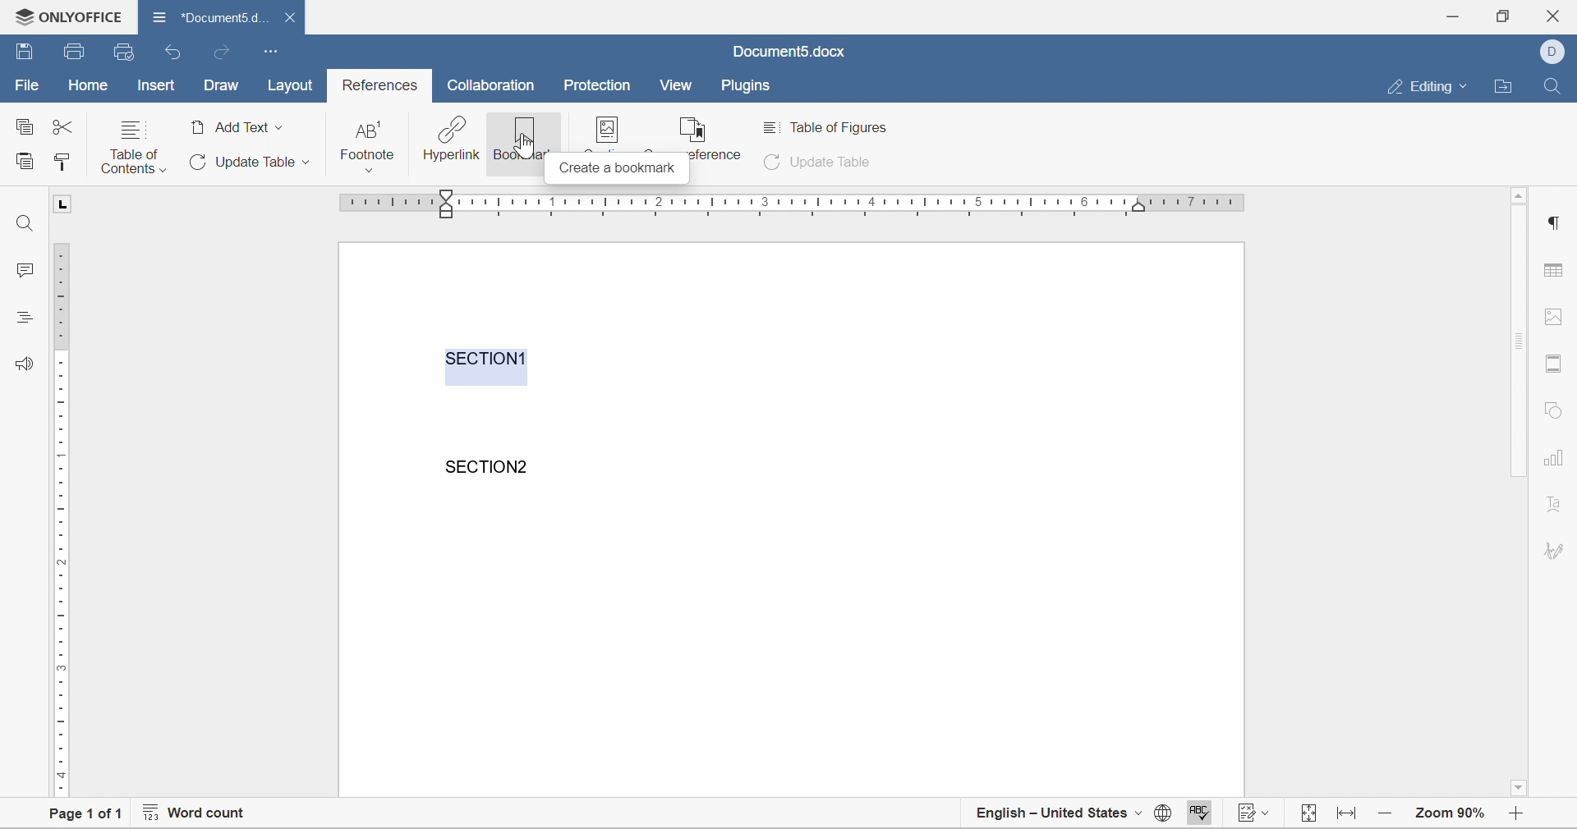 The width and height of the screenshot is (1577, 829). Describe the element at coordinates (209, 16) in the screenshot. I see `document name` at that location.